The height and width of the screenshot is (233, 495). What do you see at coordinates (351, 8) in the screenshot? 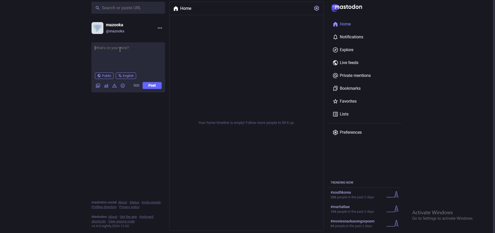
I see `mastodon` at bounding box center [351, 8].